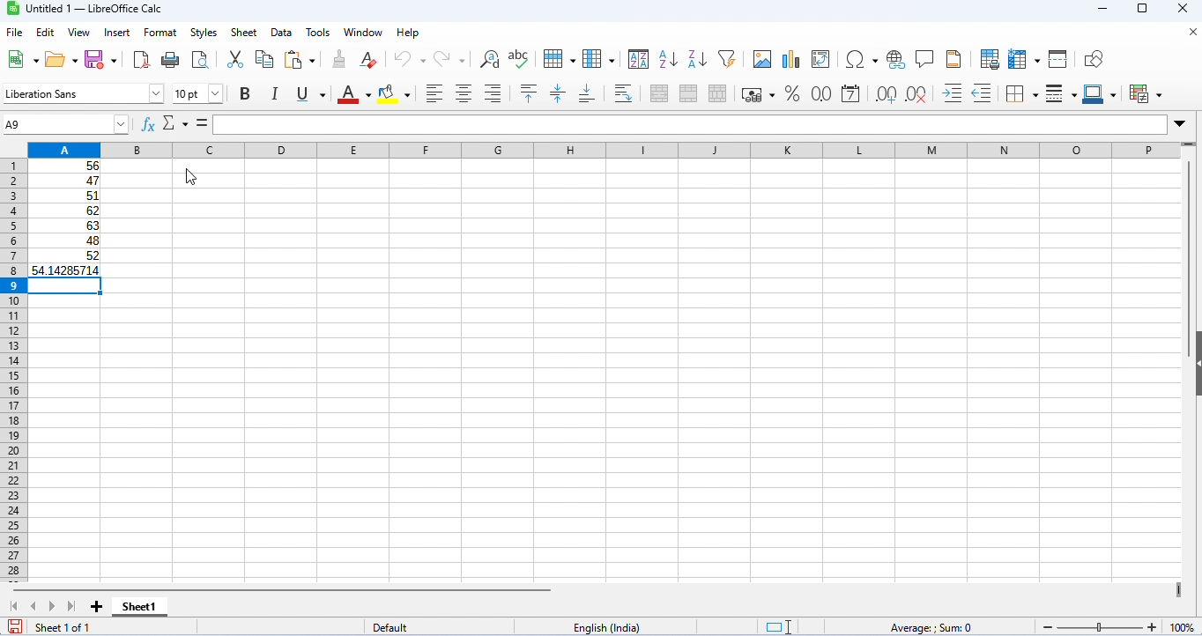 This screenshot has height=636, width=1202. I want to click on add new sheet, so click(97, 608).